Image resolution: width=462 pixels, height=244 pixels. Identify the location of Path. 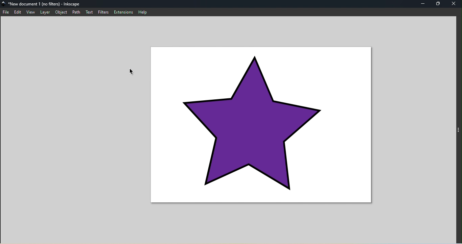
(76, 12).